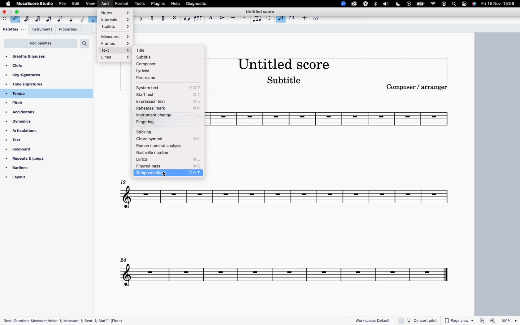 The width and height of the screenshot is (520, 325). Describe the element at coordinates (166, 131) in the screenshot. I see `sticking` at that location.